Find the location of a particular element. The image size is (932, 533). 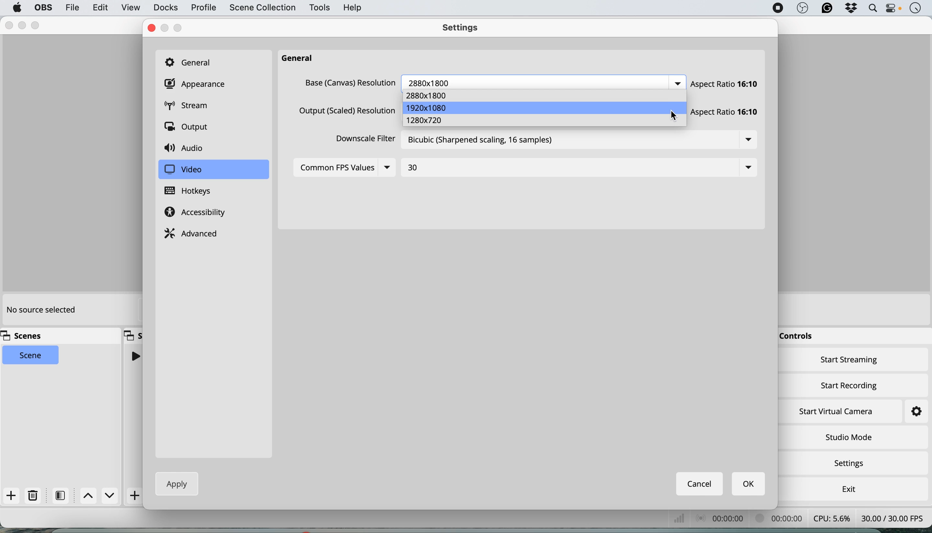

Aspect Ratio is located at coordinates (728, 111).